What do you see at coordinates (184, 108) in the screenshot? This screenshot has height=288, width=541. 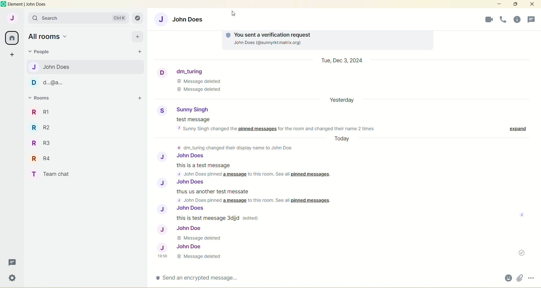 I see `Sunny Singh` at bounding box center [184, 108].